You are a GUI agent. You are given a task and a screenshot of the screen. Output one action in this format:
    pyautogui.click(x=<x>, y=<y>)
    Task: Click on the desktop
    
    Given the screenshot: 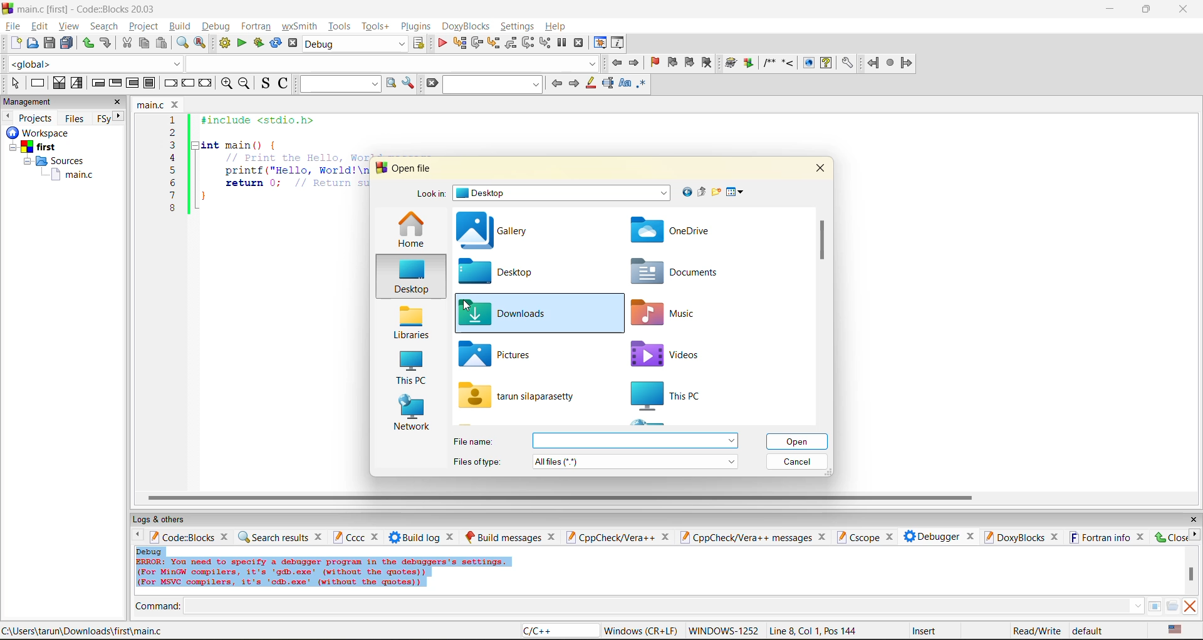 What is the action you would take?
    pyautogui.click(x=509, y=272)
    